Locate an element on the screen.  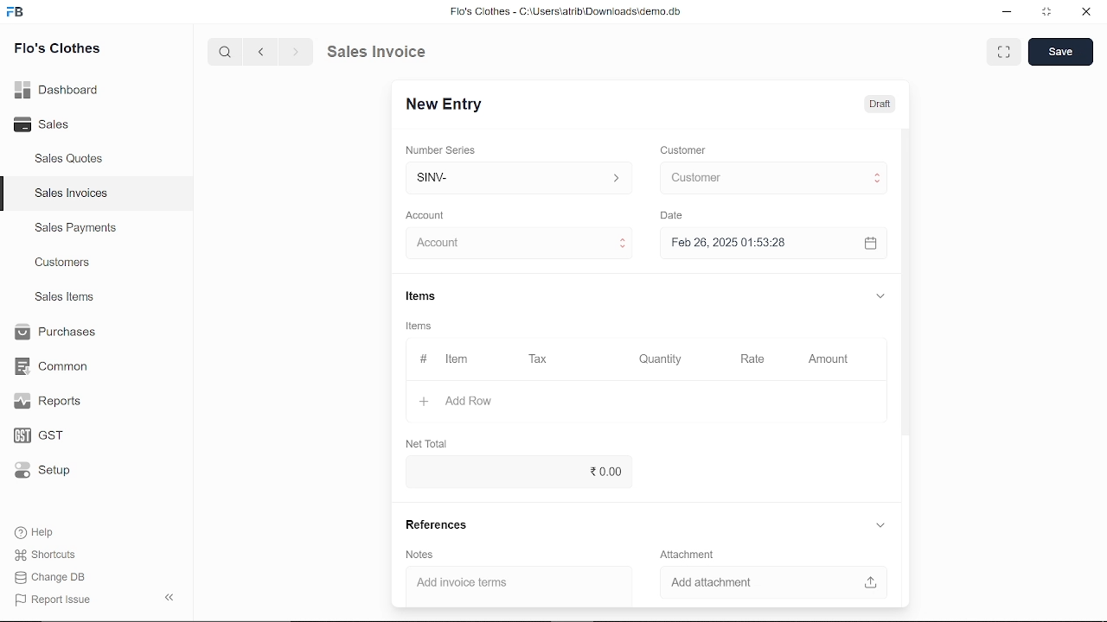
GST is located at coordinates (54, 436).